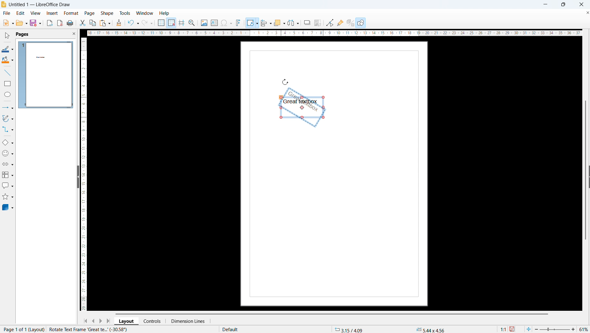 Image resolution: width=590 pixels, height=333 pixels. Describe the element at coordinates (8, 208) in the screenshot. I see `3D objects` at that location.